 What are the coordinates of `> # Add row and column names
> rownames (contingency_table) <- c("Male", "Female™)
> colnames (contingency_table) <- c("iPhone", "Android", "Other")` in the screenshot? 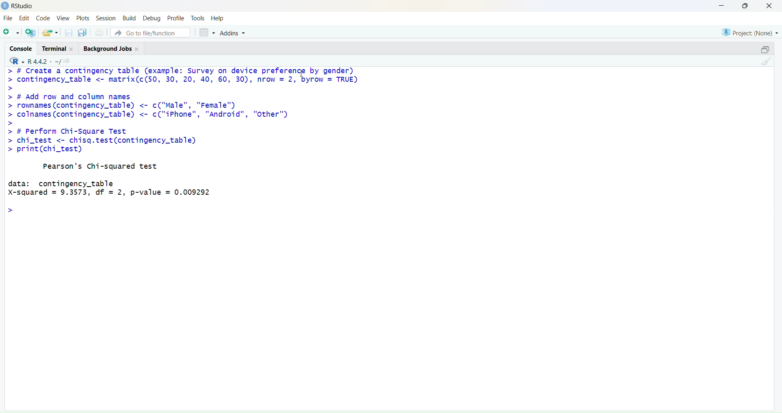 It's located at (148, 106).